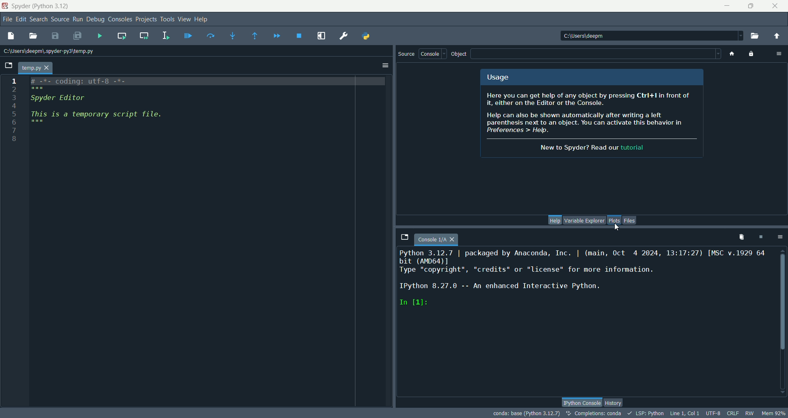  I want to click on file, so click(7, 19).